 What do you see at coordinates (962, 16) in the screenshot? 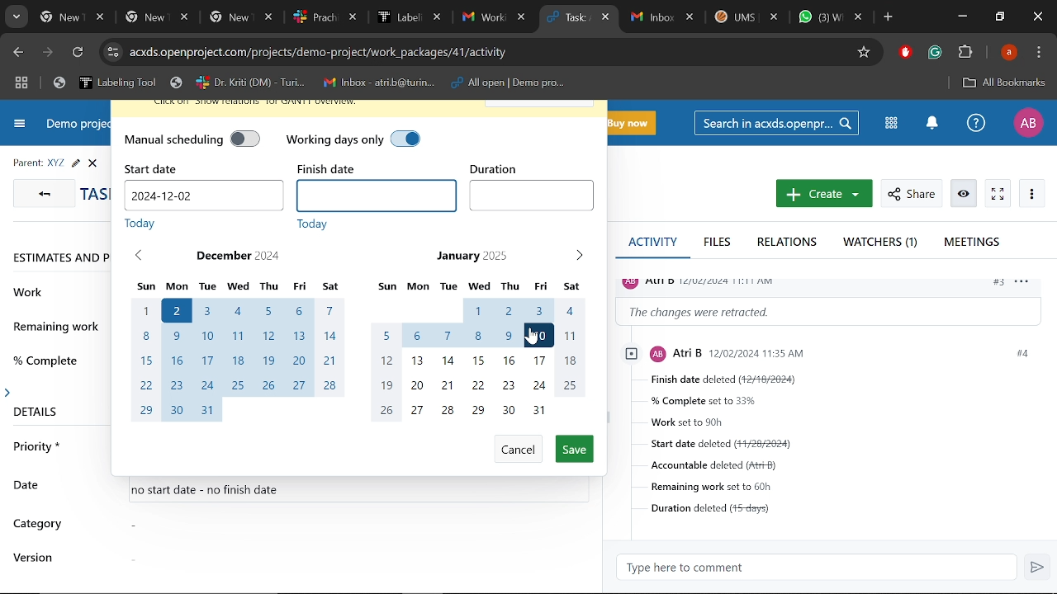
I see `Minimize` at bounding box center [962, 16].